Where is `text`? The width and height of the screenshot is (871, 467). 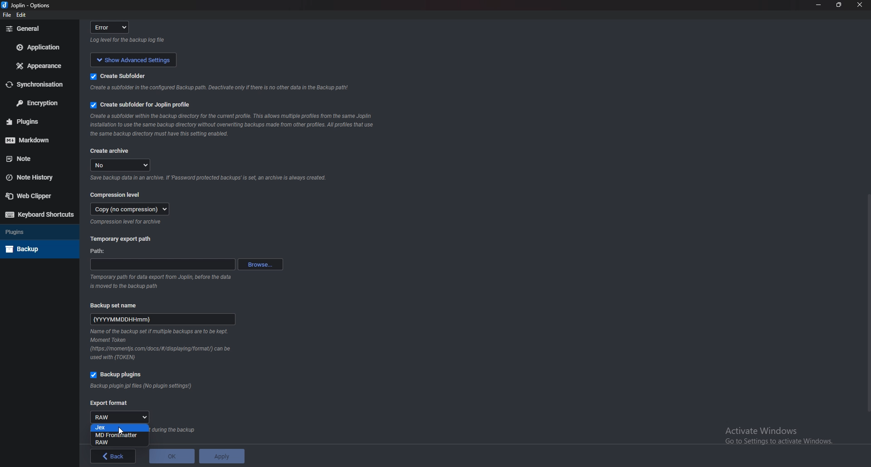
text is located at coordinates (176, 430).